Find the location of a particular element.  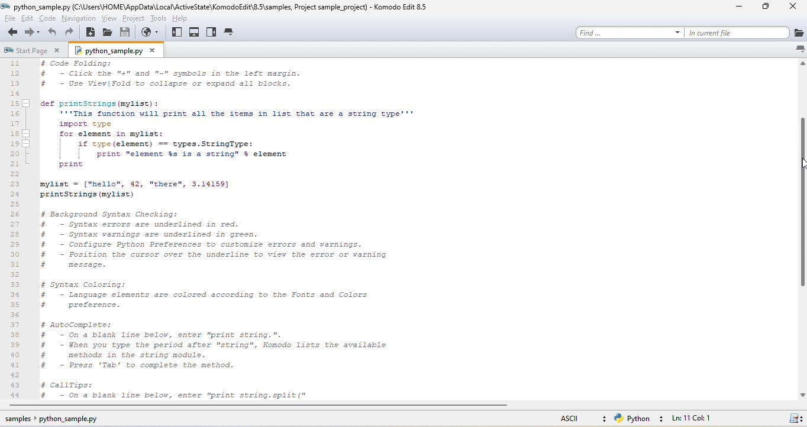

horizontal scroll bar is located at coordinates (259, 406).